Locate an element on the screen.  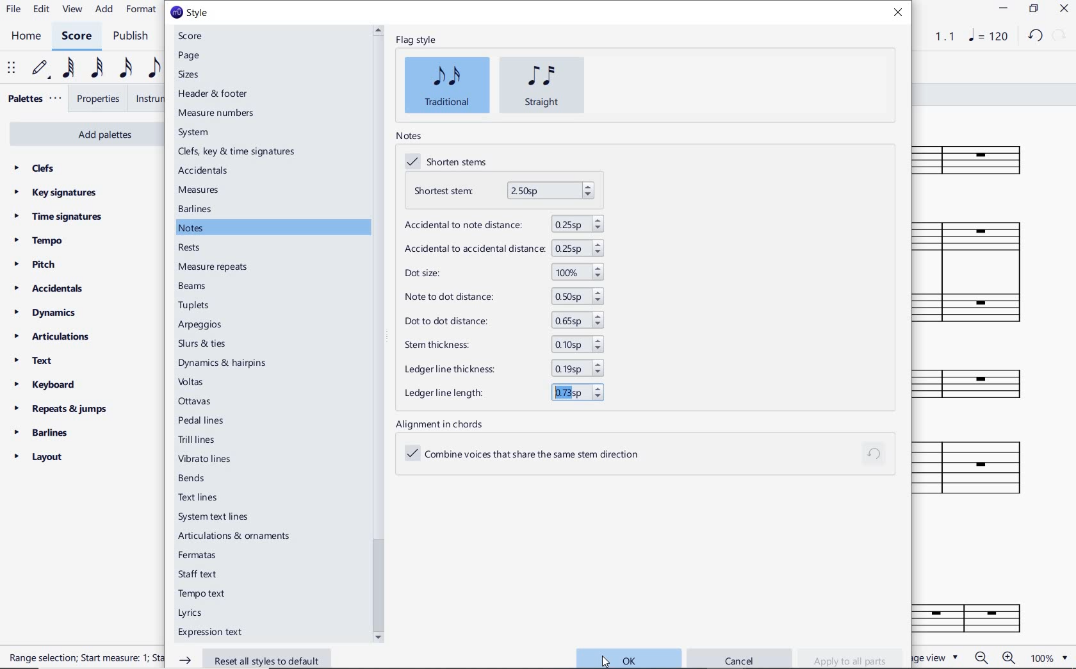
measure numbers is located at coordinates (218, 113).